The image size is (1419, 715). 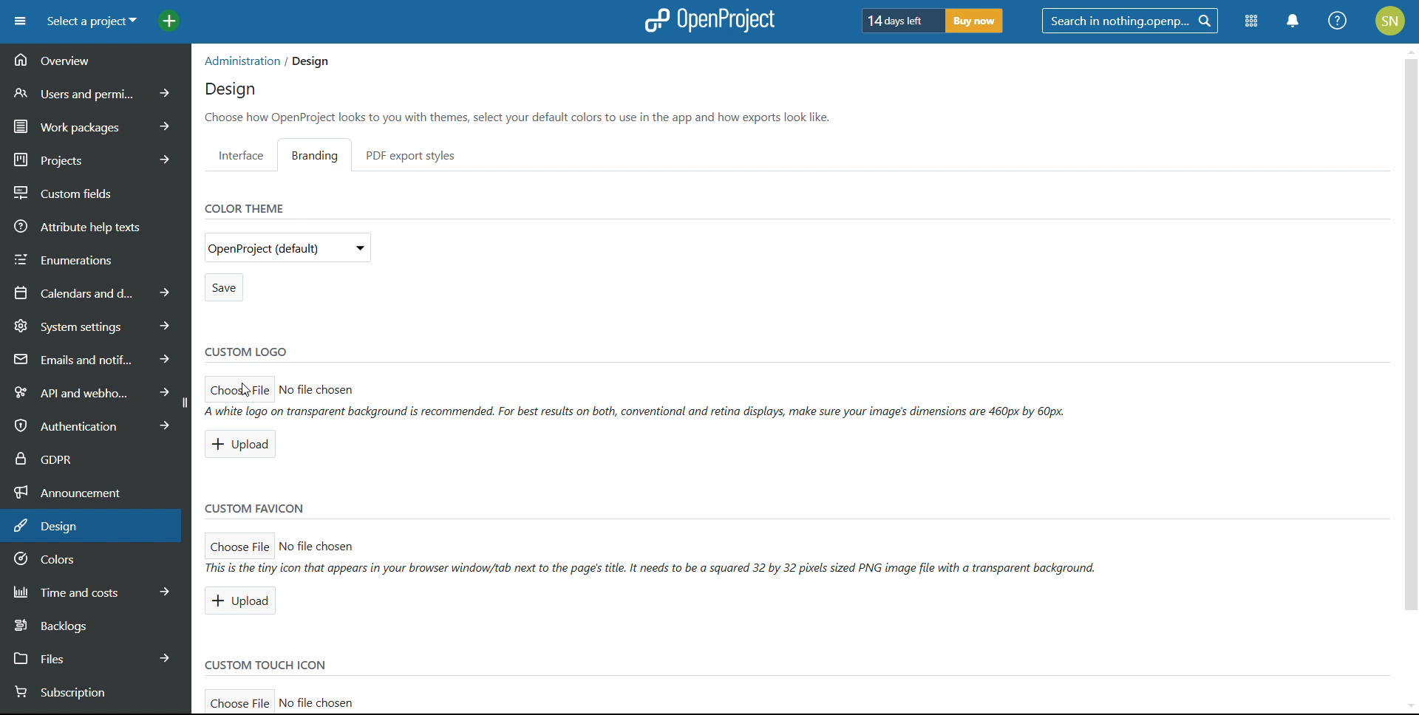 What do you see at coordinates (96, 225) in the screenshot?
I see `attribute help texts` at bounding box center [96, 225].